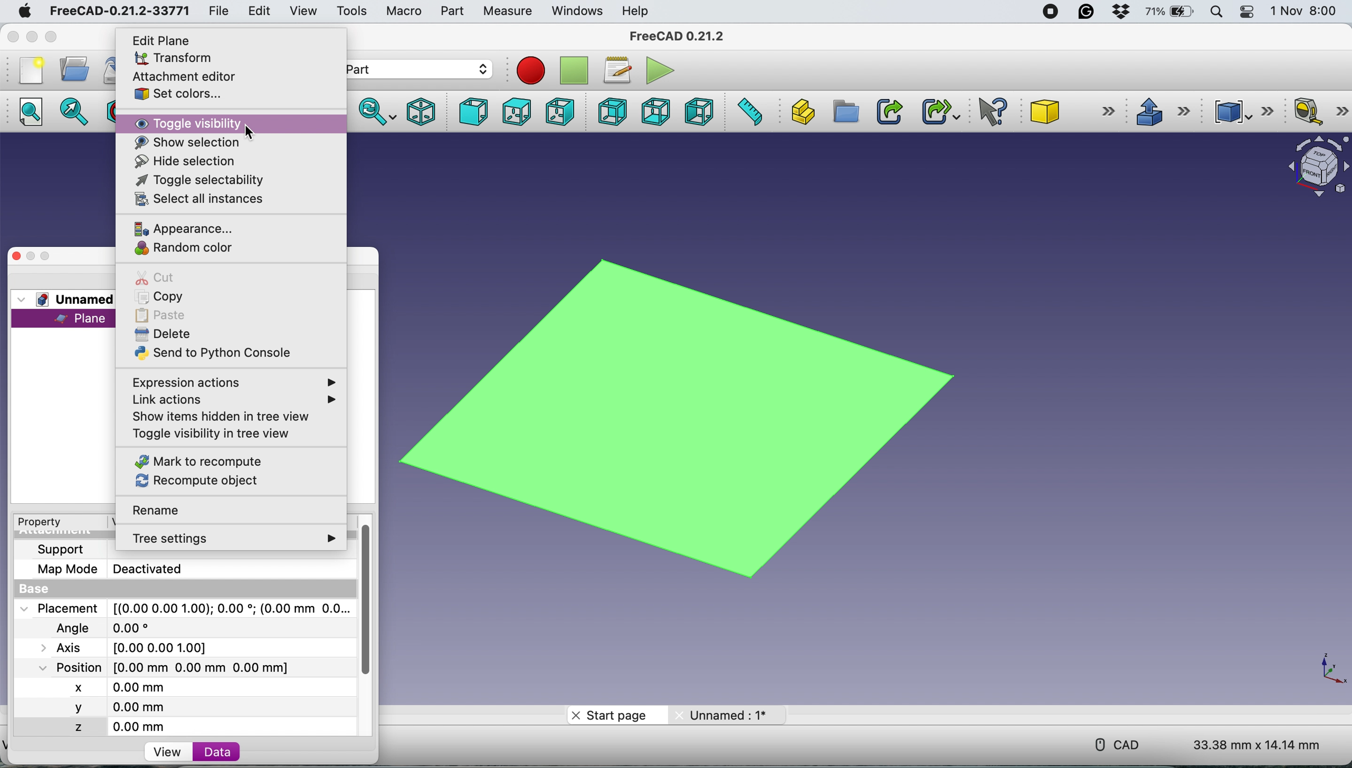  Describe the element at coordinates (203, 460) in the screenshot. I see `mark to recompute` at that location.